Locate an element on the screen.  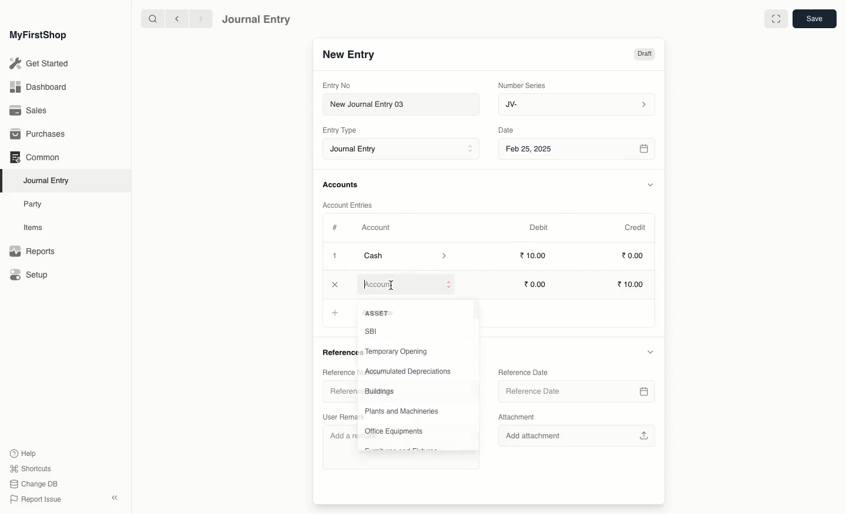
New Journal Entry 03 is located at coordinates (404, 105).